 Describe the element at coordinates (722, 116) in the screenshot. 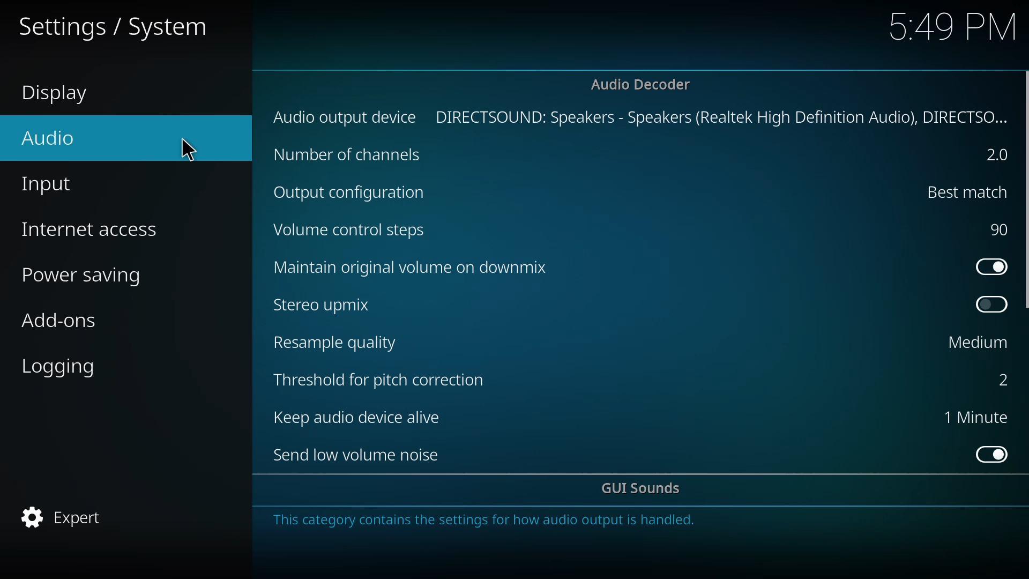

I see `directsound` at that location.